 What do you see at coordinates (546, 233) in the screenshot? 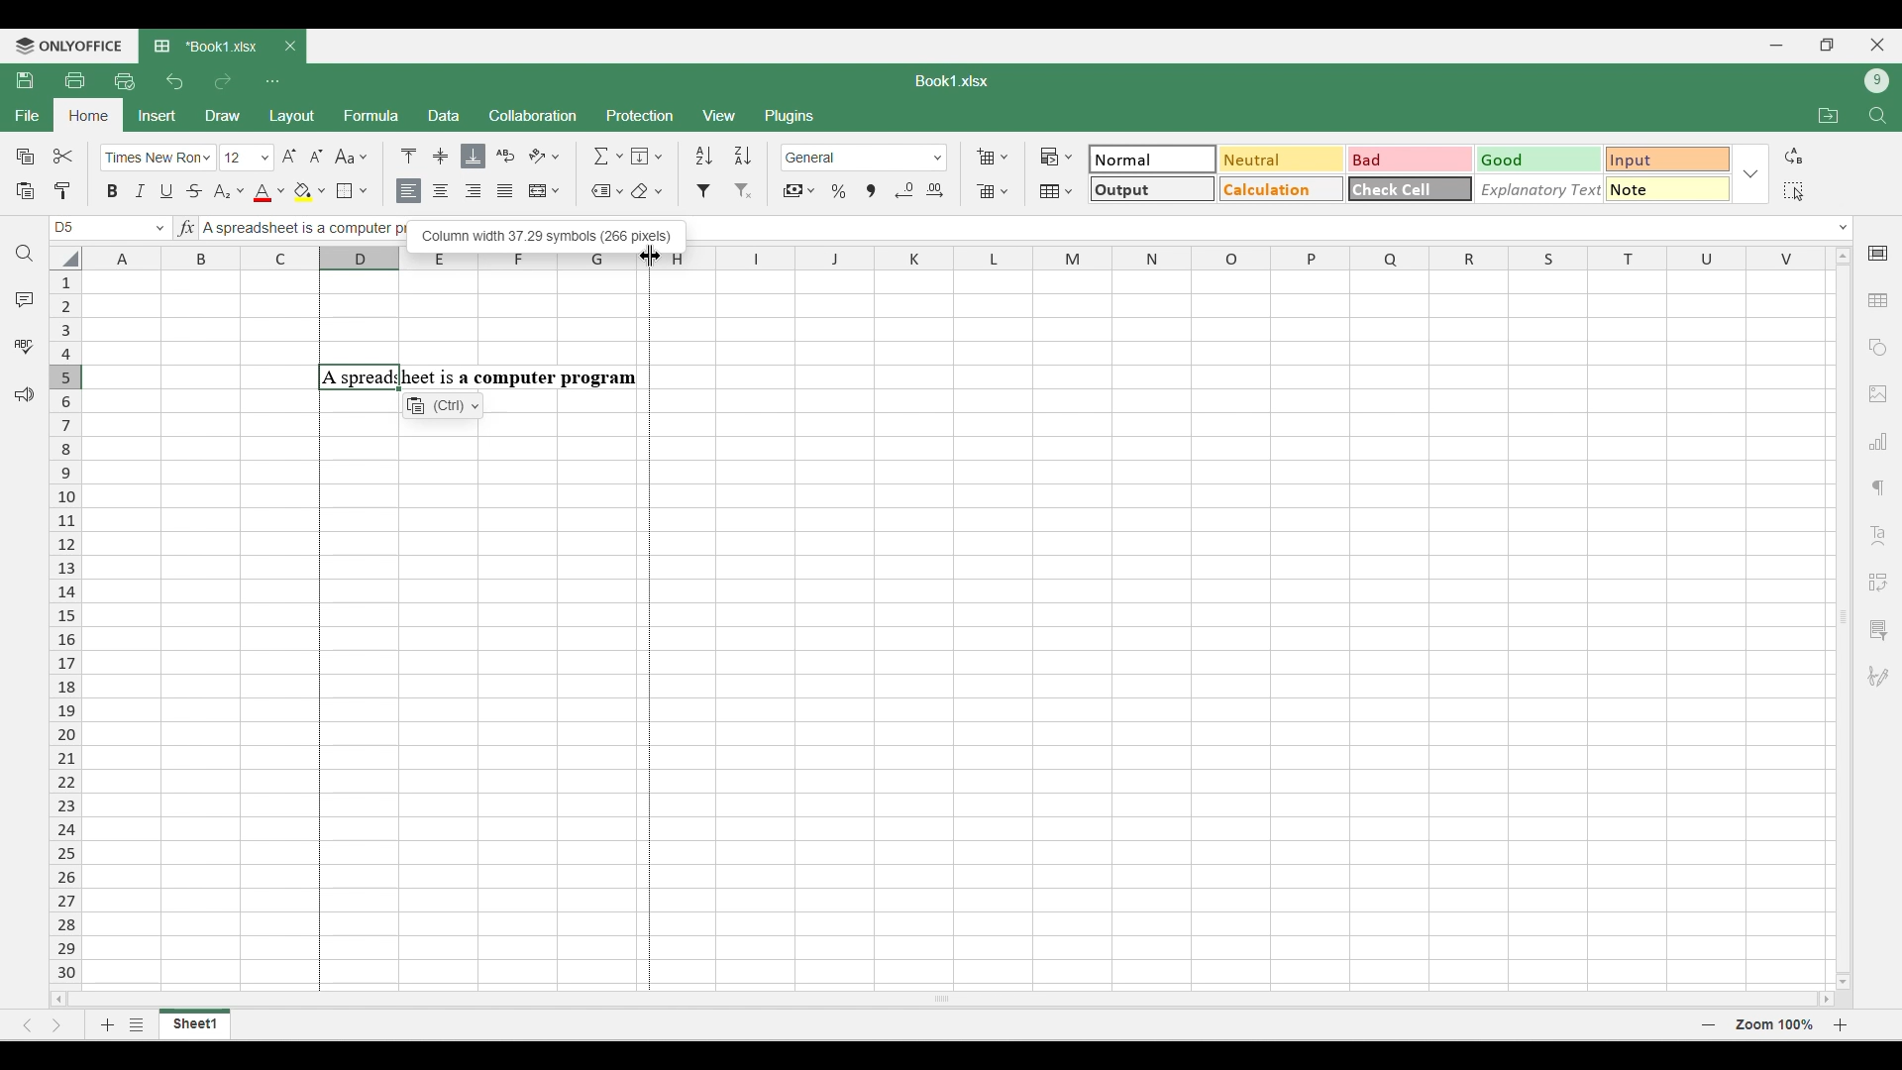
I see `Column width 37.29 symbols (266 pixels)` at bounding box center [546, 233].